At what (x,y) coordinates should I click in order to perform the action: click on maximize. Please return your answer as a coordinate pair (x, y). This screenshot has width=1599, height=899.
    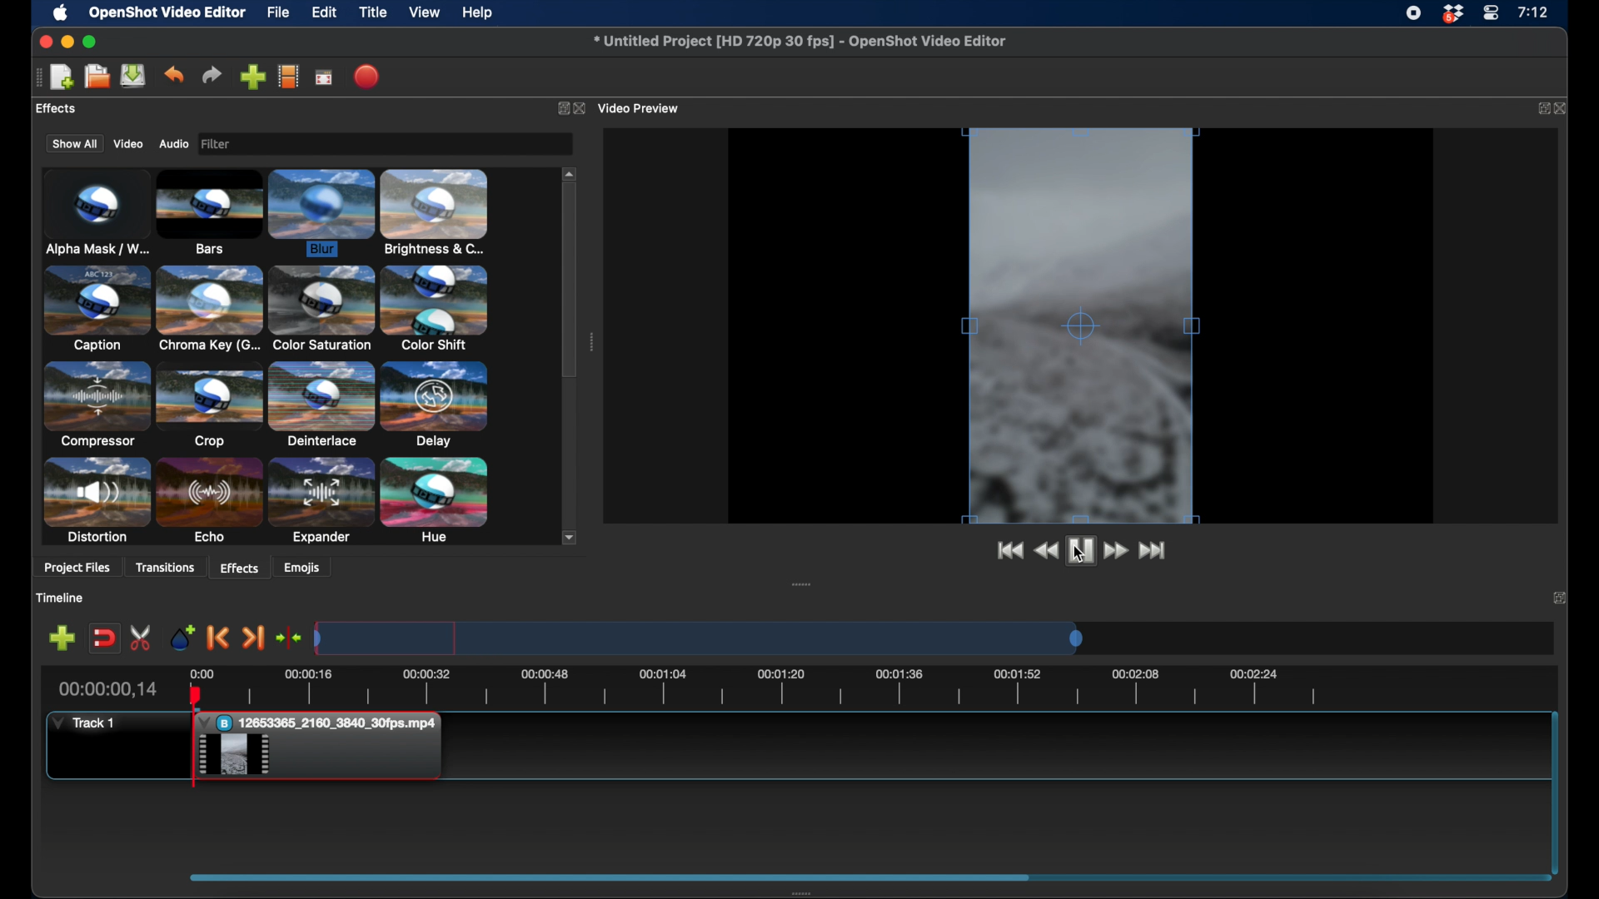
    Looking at the image, I should click on (91, 42).